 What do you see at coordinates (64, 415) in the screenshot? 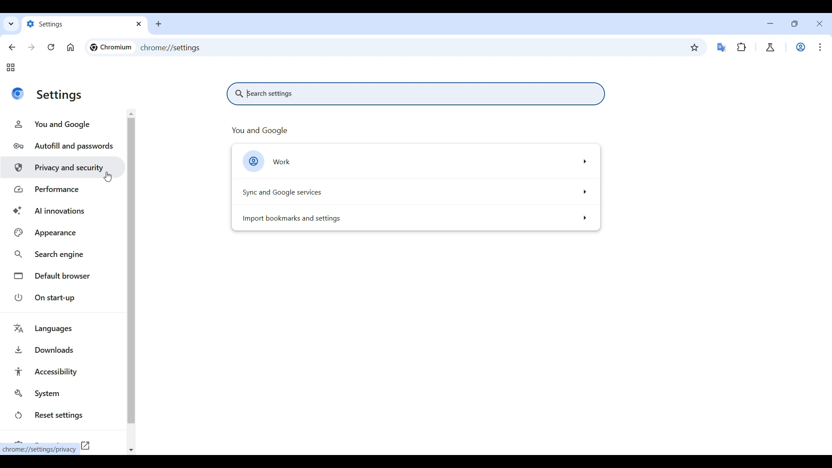
I see `Reset settings` at bounding box center [64, 415].